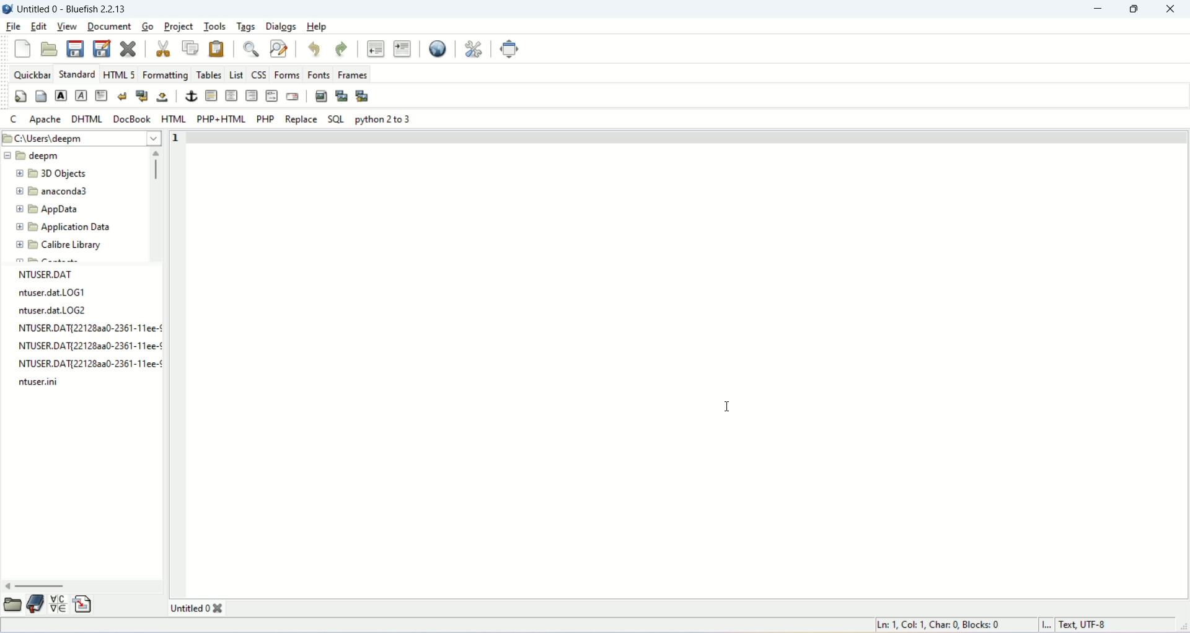 The width and height of the screenshot is (1190, 633). Describe the element at coordinates (86, 346) in the screenshot. I see `NTUSER.DAT{22128aa0-2361-11ee-¢` at that location.